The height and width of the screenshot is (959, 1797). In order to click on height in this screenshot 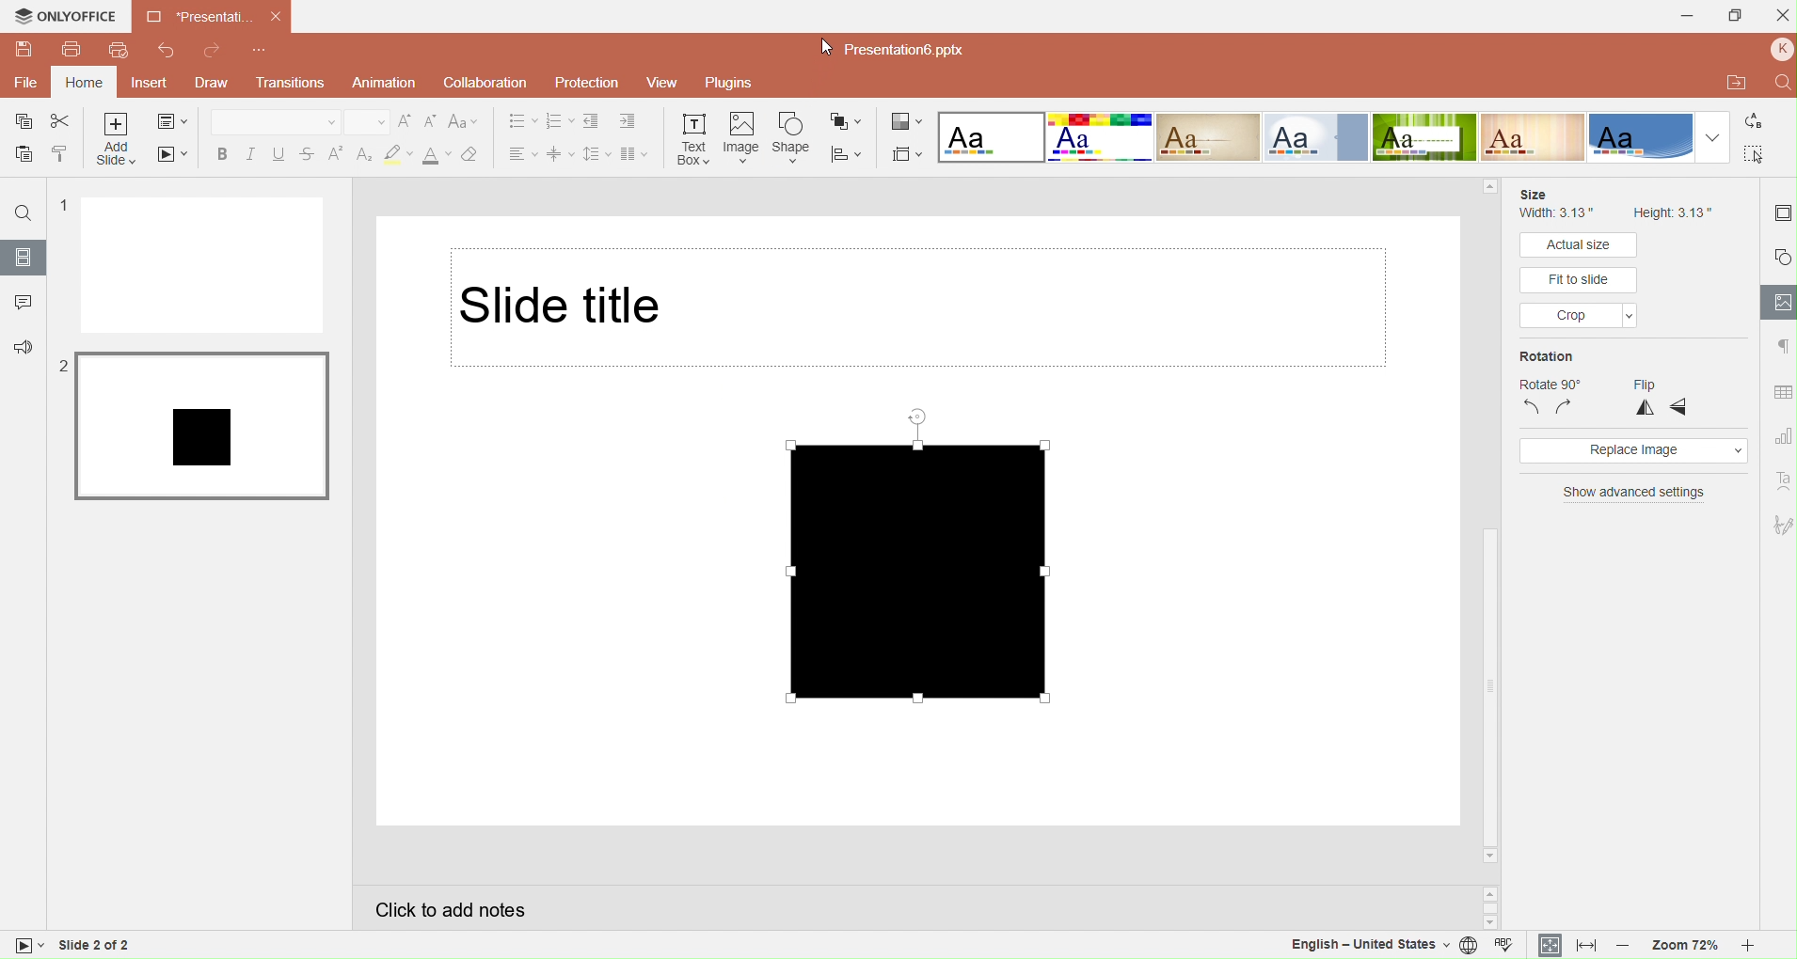, I will do `click(1671, 213)`.